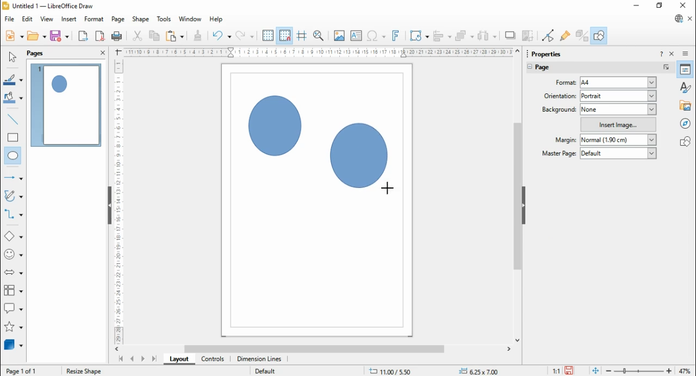  Describe the element at coordinates (518, 195) in the screenshot. I see `scroll bar` at that location.